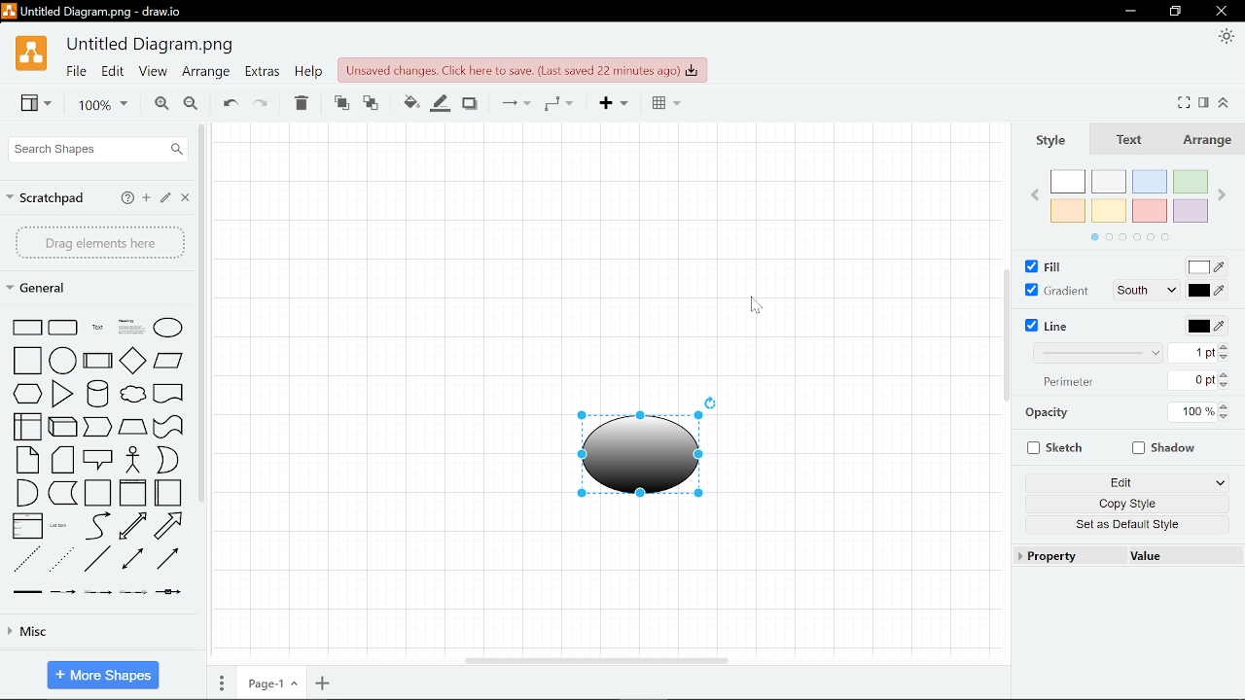  Describe the element at coordinates (1129, 12) in the screenshot. I see `Minimize` at that location.